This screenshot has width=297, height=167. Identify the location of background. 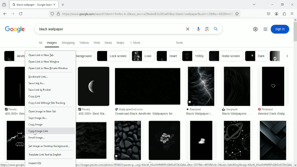
(85, 56).